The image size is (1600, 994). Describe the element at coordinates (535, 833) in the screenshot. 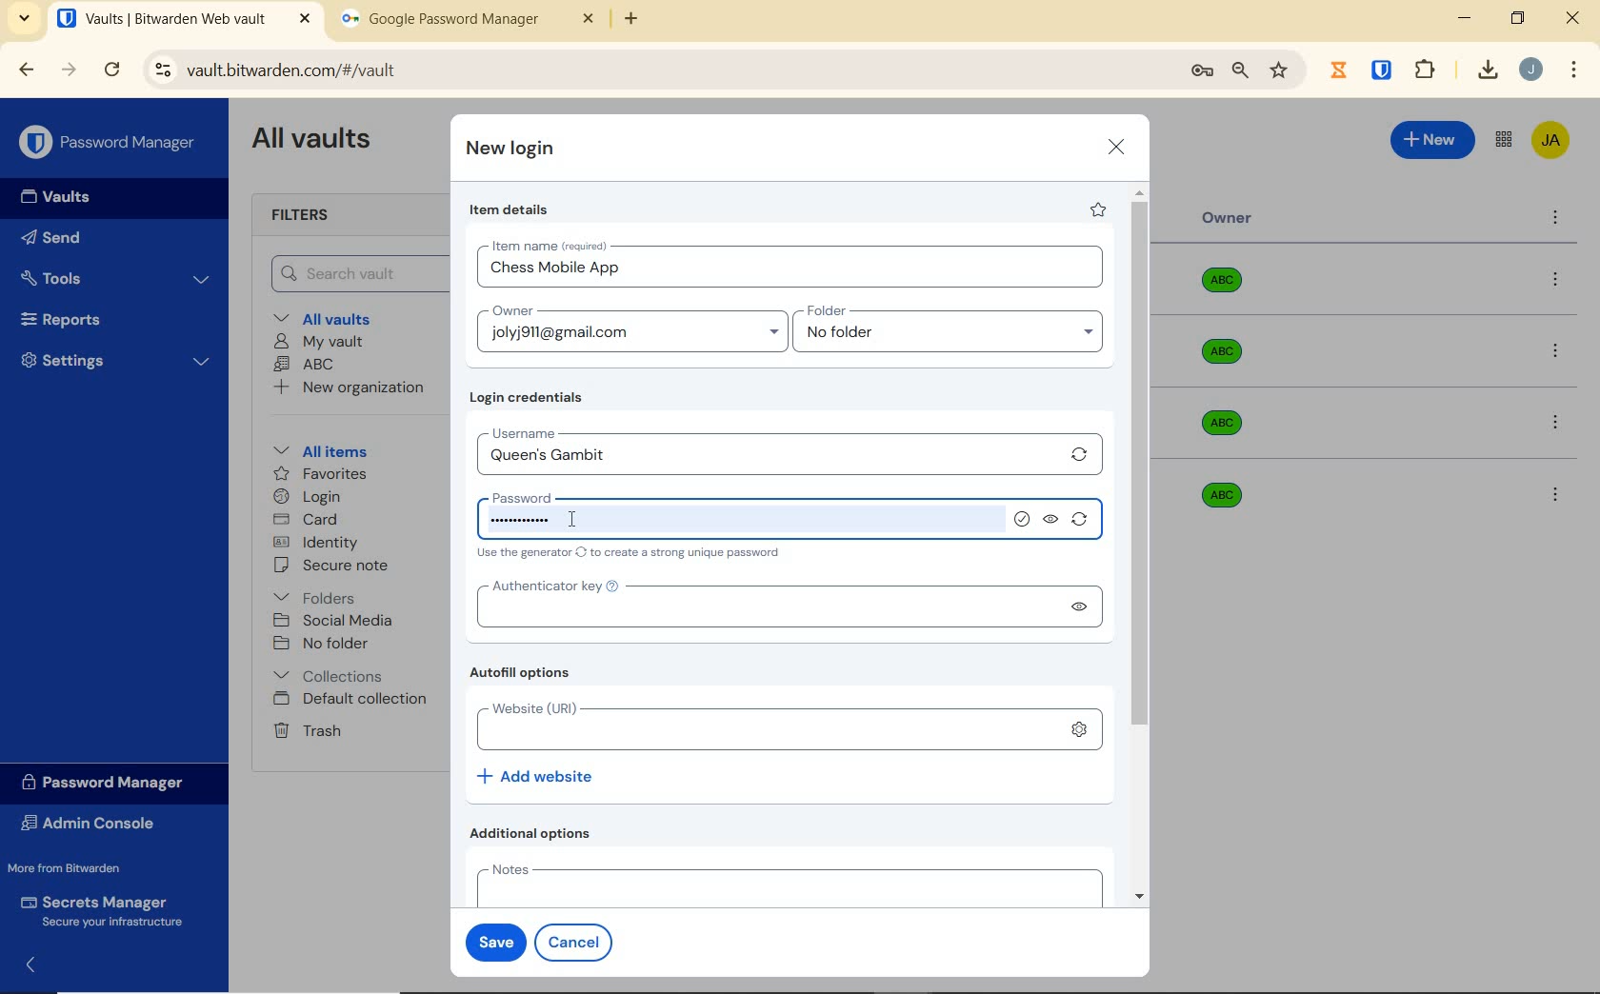

I see `dditional options` at that location.